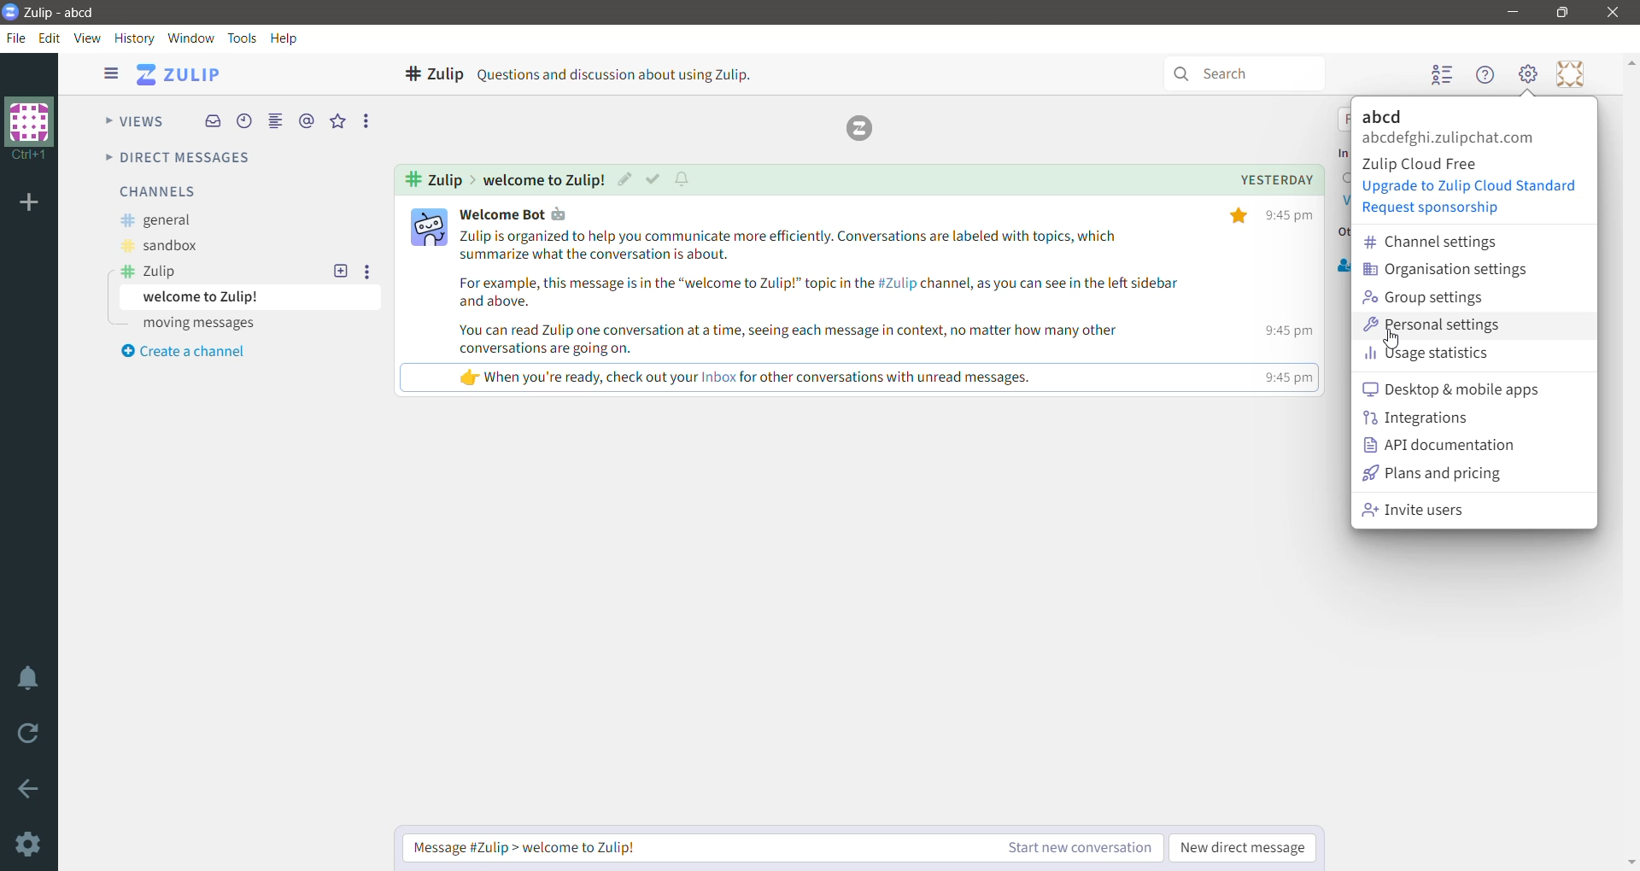 The image size is (1640, 871). What do you see at coordinates (1441, 474) in the screenshot?
I see `Plans and pricing` at bounding box center [1441, 474].